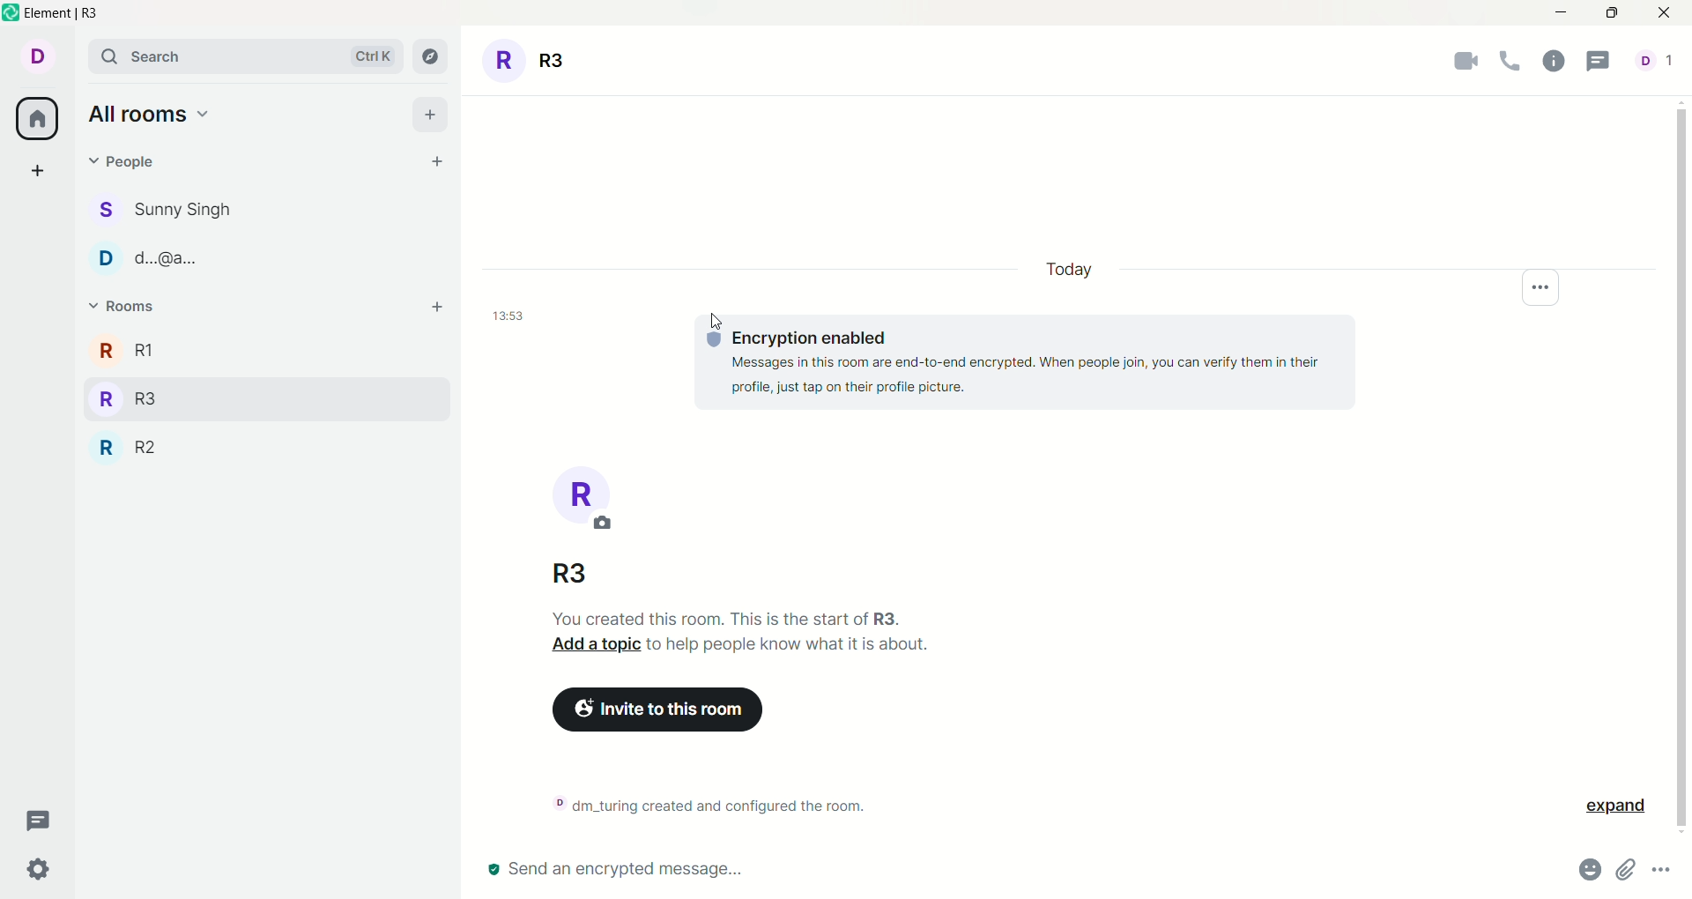  I want to click on account, so click(34, 56).